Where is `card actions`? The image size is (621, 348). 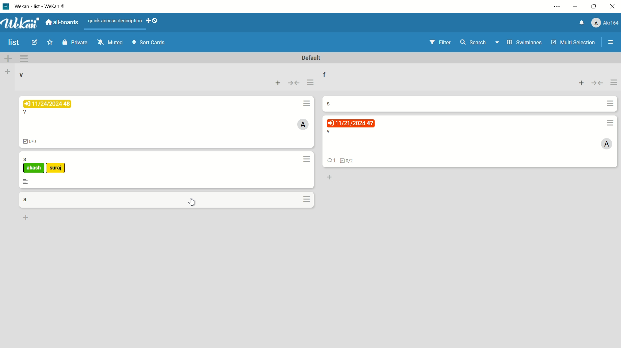
card actions is located at coordinates (609, 103).